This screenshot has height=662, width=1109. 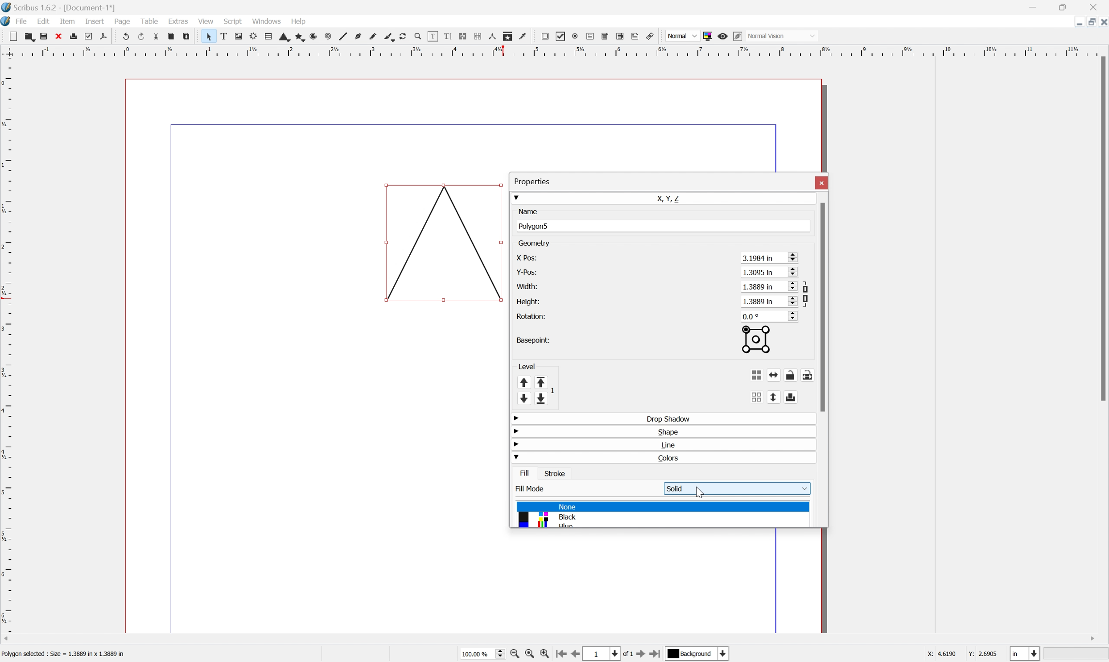 I want to click on Extras, so click(x=178, y=21).